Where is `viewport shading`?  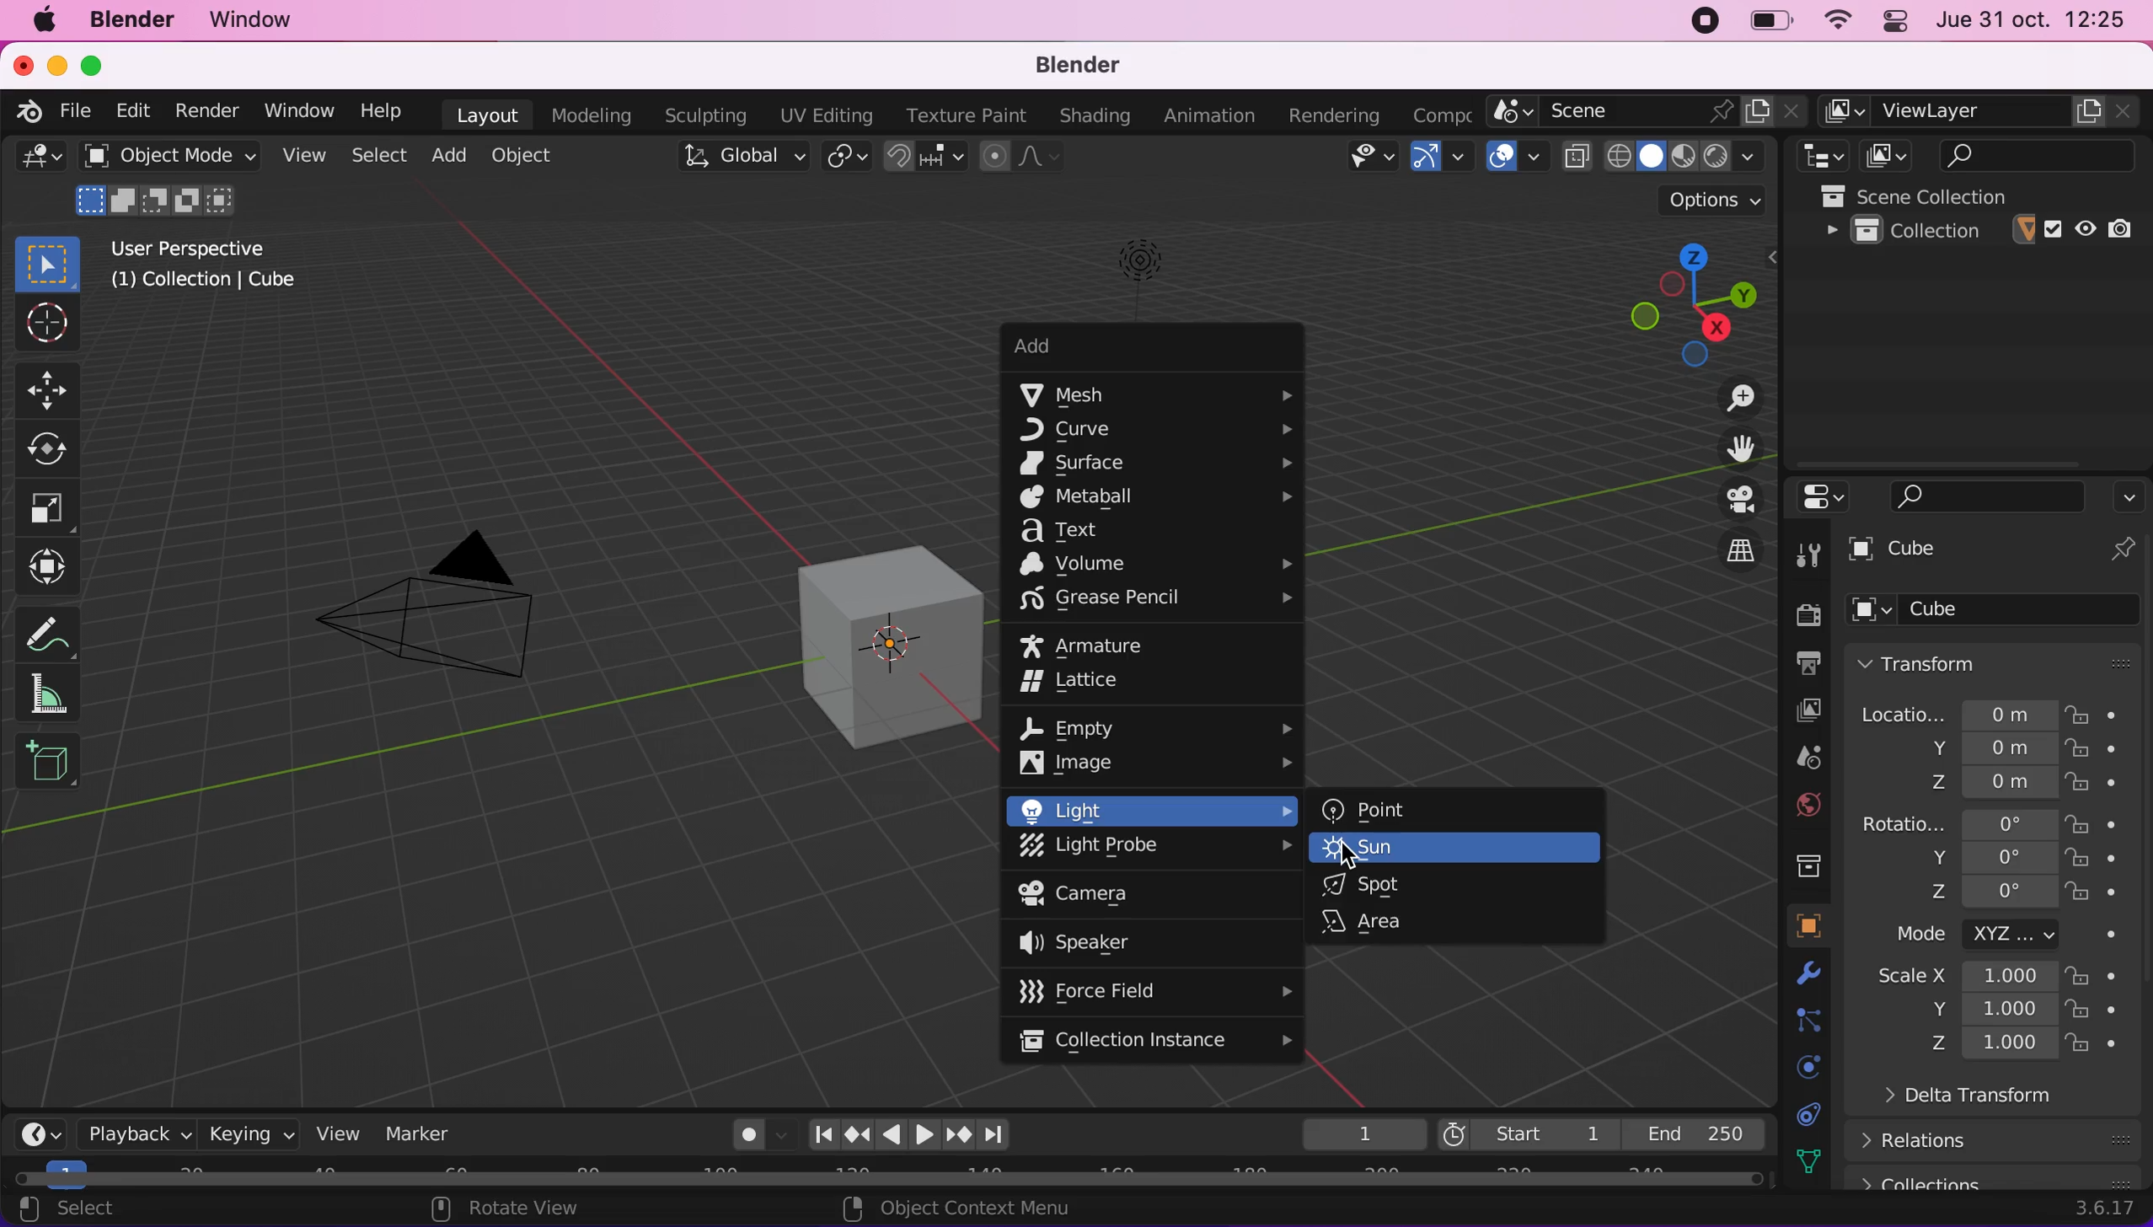
viewport shading is located at coordinates (1691, 155).